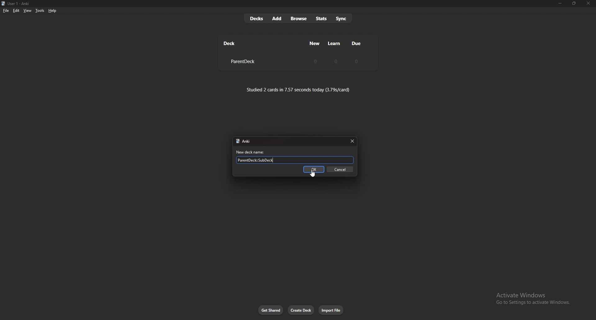  I want to click on studied 2 cards in 7.57 seconds today (3.79s/card), so click(298, 89).